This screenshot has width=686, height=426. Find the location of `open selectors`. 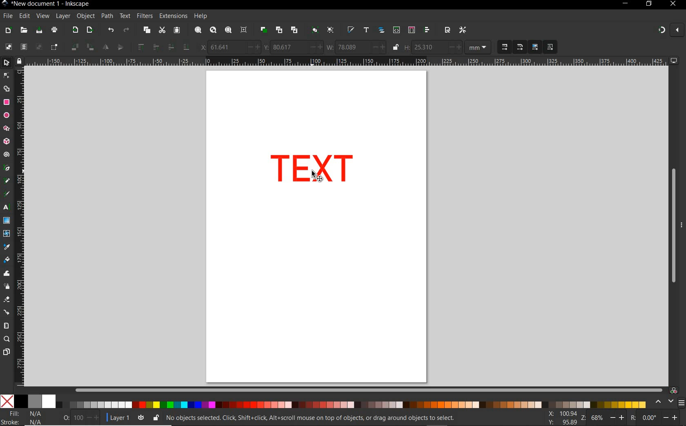

open selectors is located at coordinates (411, 30).